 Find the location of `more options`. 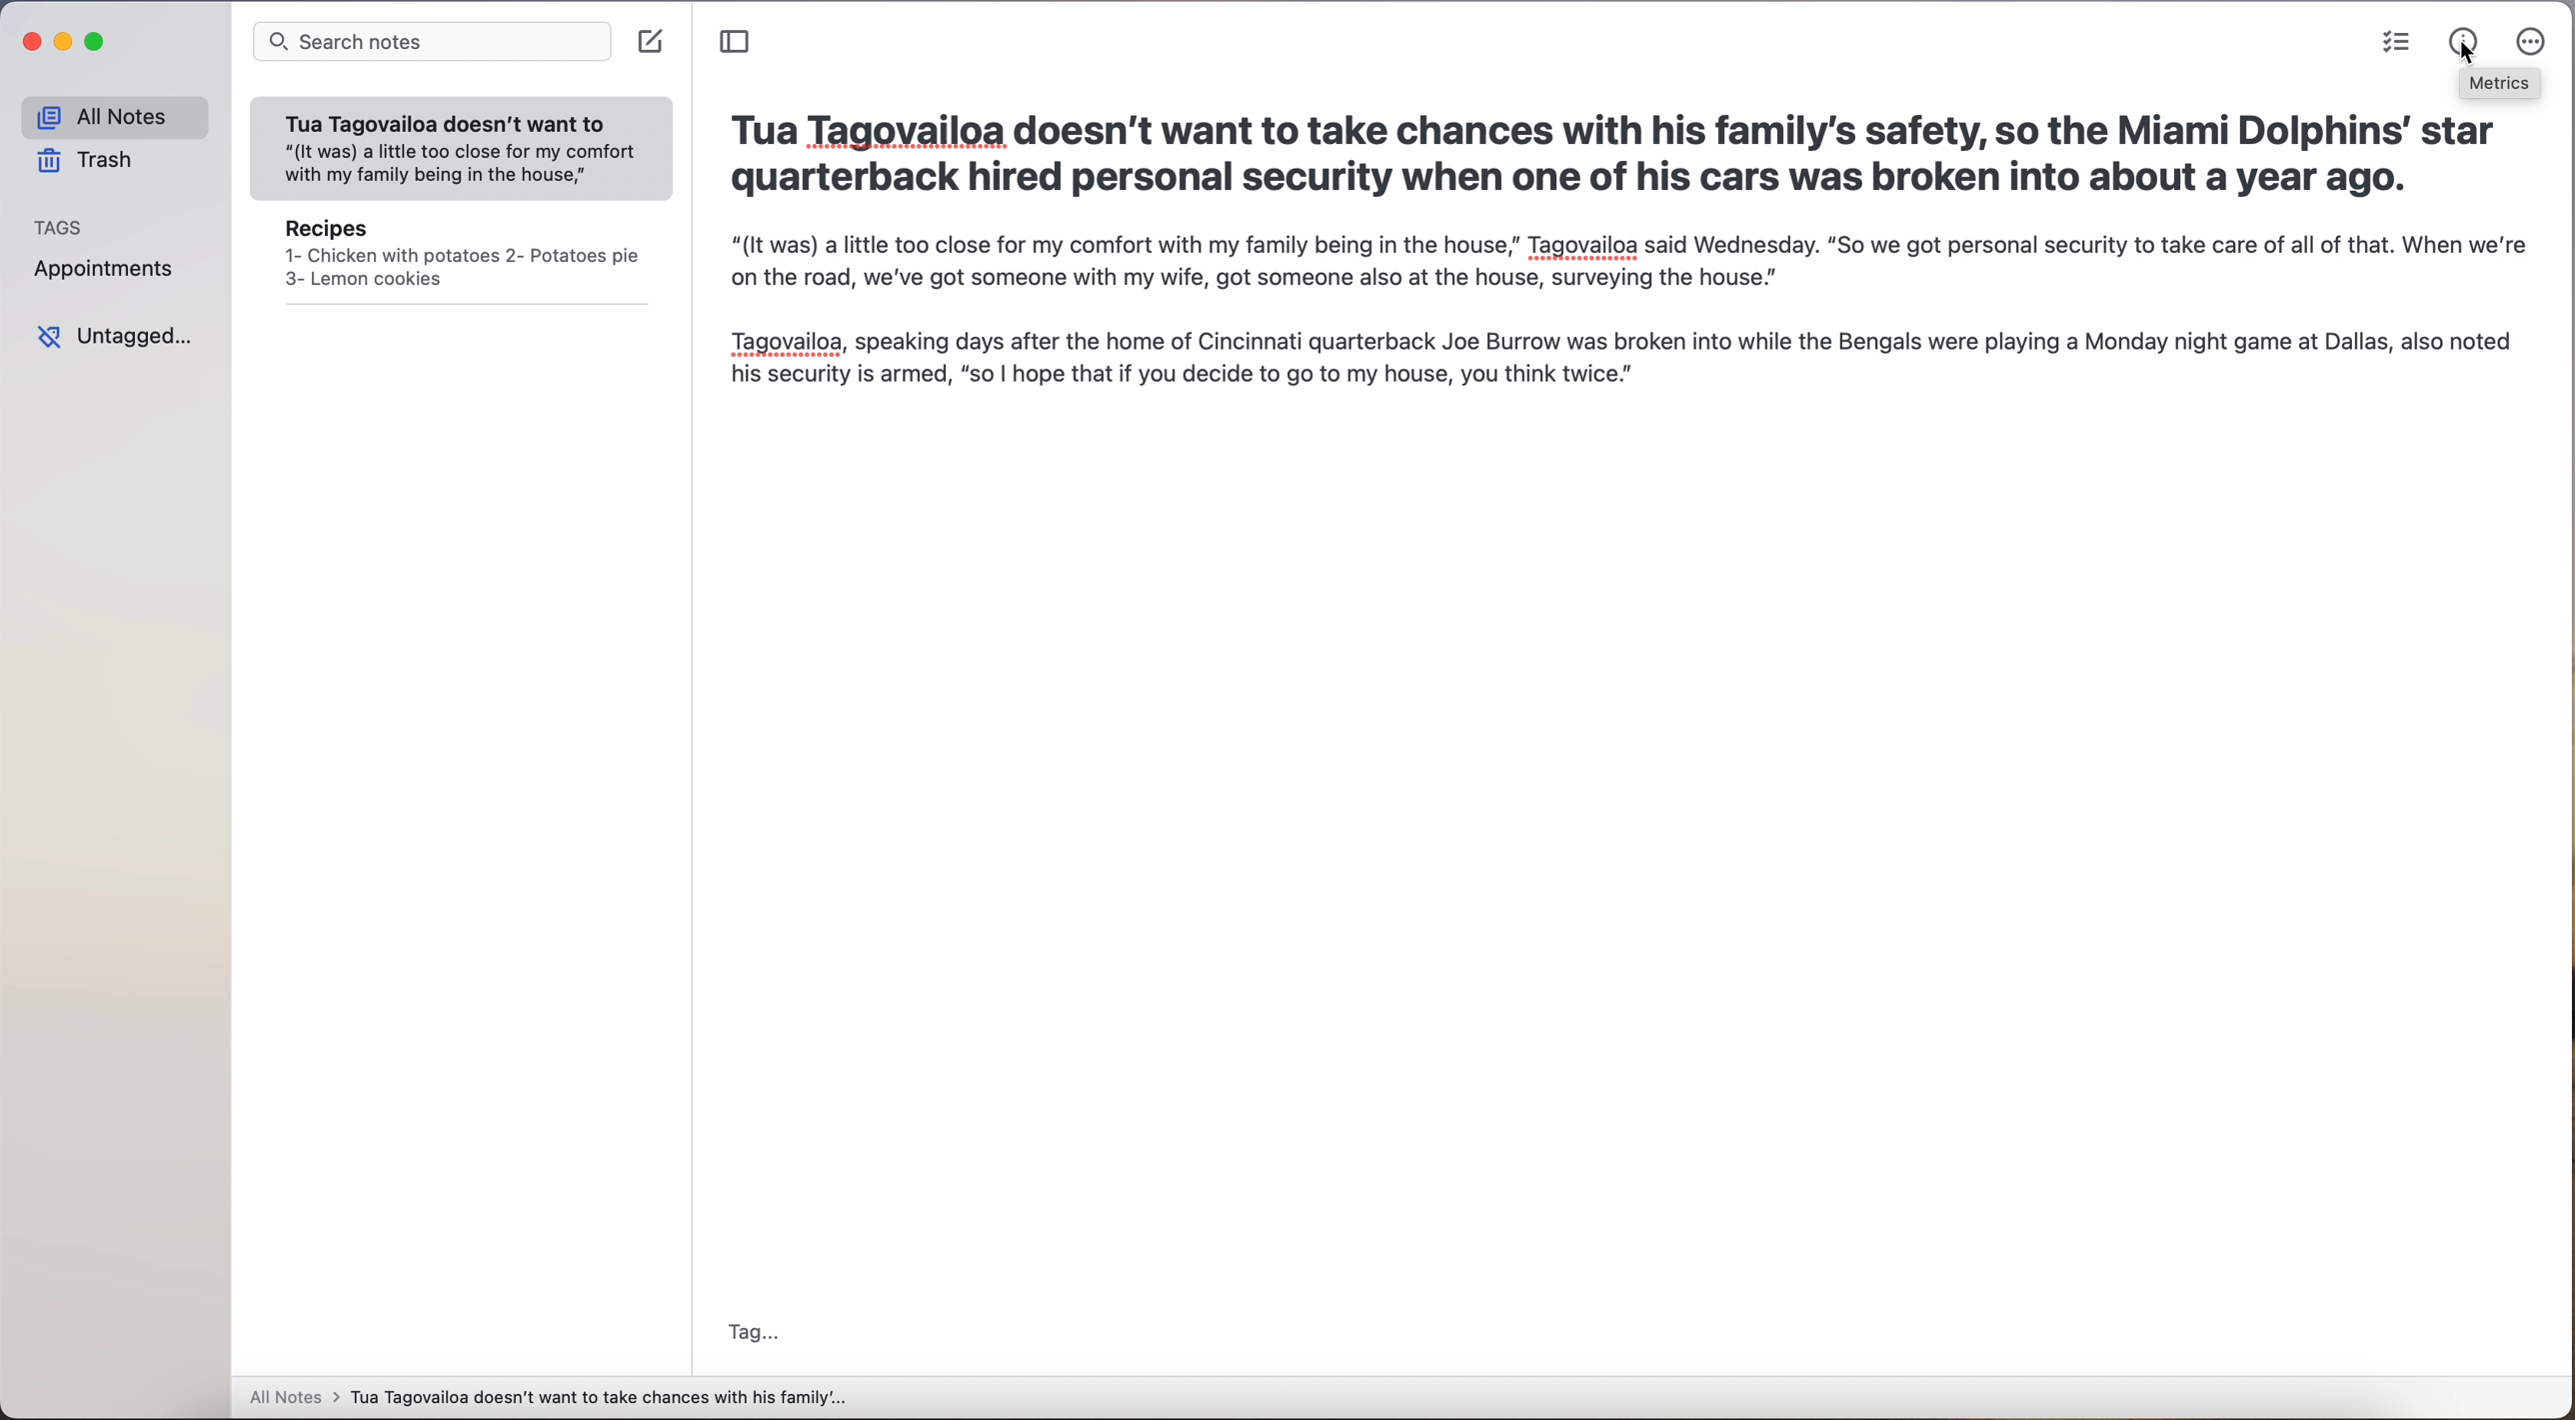

more options is located at coordinates (2531, 42).